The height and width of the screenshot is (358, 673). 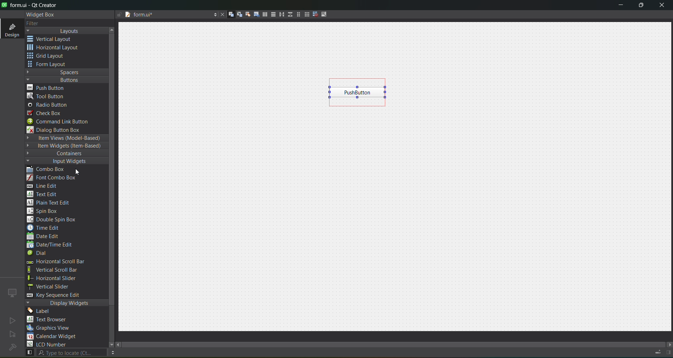 What do you see at coordinates (13, 335) in the screenshot?
I see `no active project` at bounding box center [13, 335].